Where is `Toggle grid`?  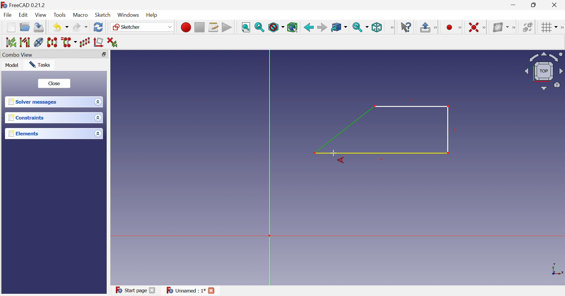
Toggle grid is located at coordinates (545, 27).